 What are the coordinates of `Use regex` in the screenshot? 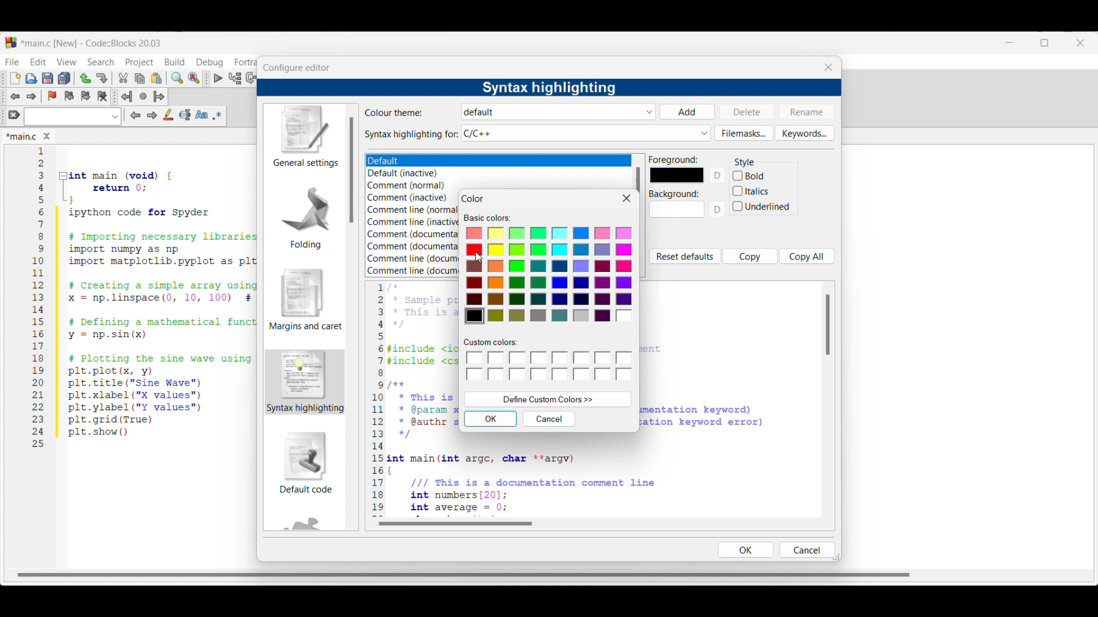 It's located at (217, 115).